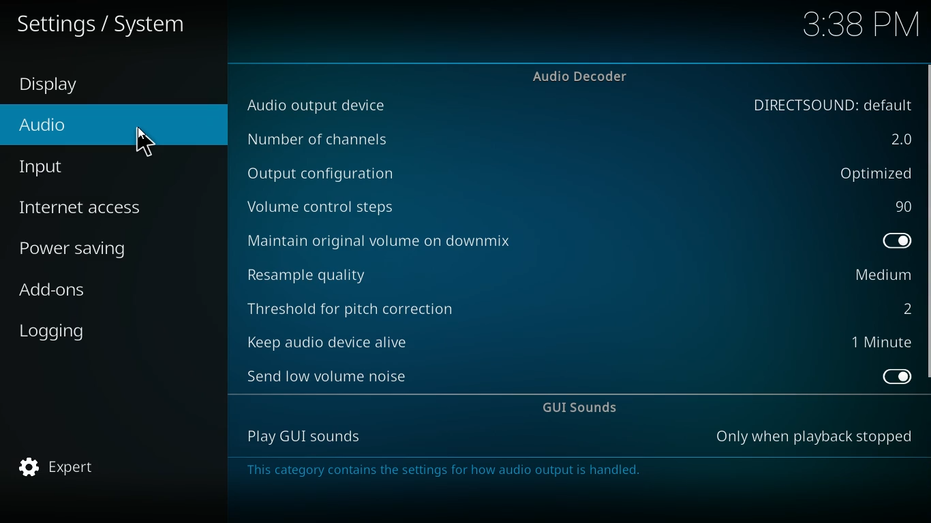 This screenshot has width=931, height=523. Describe the element at coordinates (299, 437) in the screenshot. I see `play gui sounds` at that location.